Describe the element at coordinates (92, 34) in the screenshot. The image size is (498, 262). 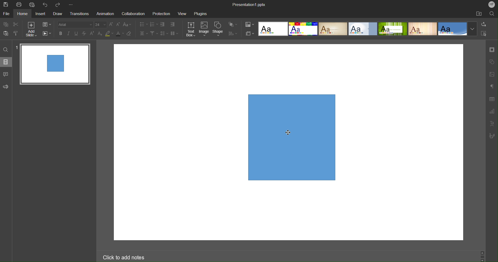
I see `Superscript` at that location.